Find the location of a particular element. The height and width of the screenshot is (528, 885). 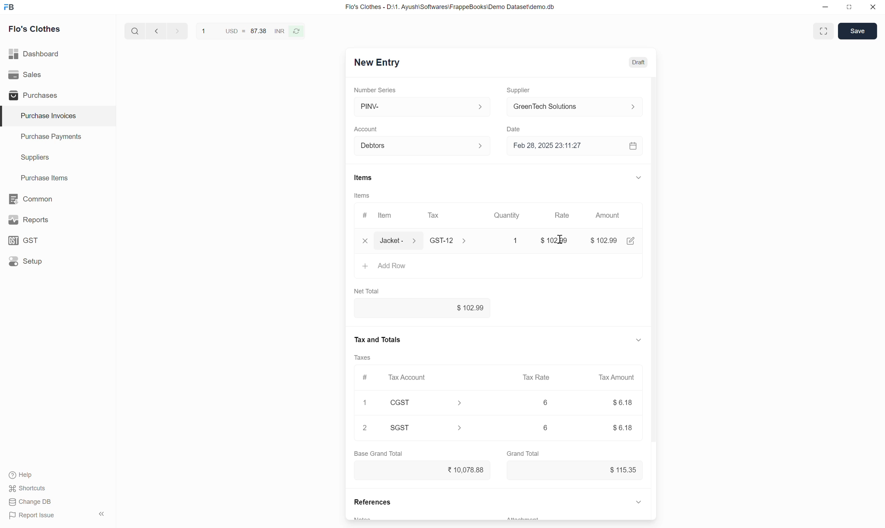

Jacket - is located at coordinates (400, 241).